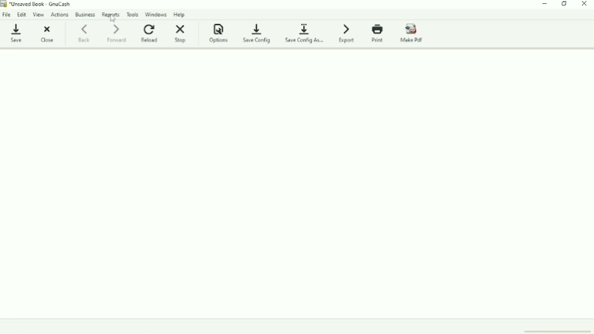  I want to click on Restore down, so click(565, 4).